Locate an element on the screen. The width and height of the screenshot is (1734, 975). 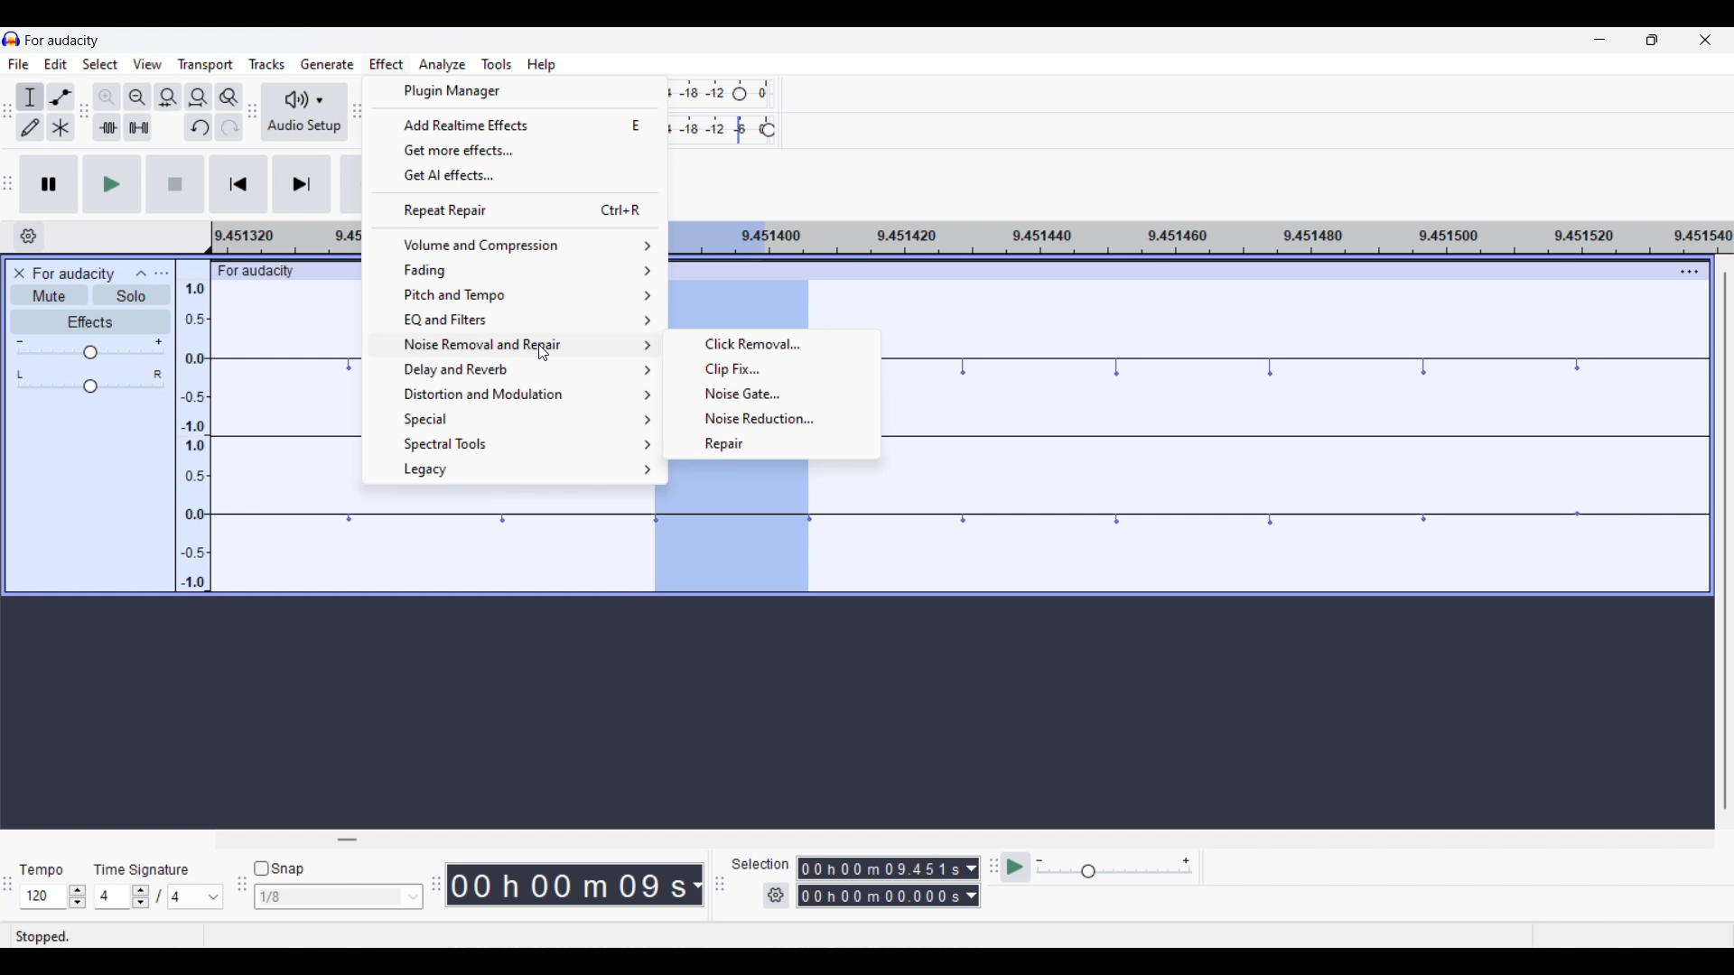
Skip/Select to start is located at coordinates (238, 185).